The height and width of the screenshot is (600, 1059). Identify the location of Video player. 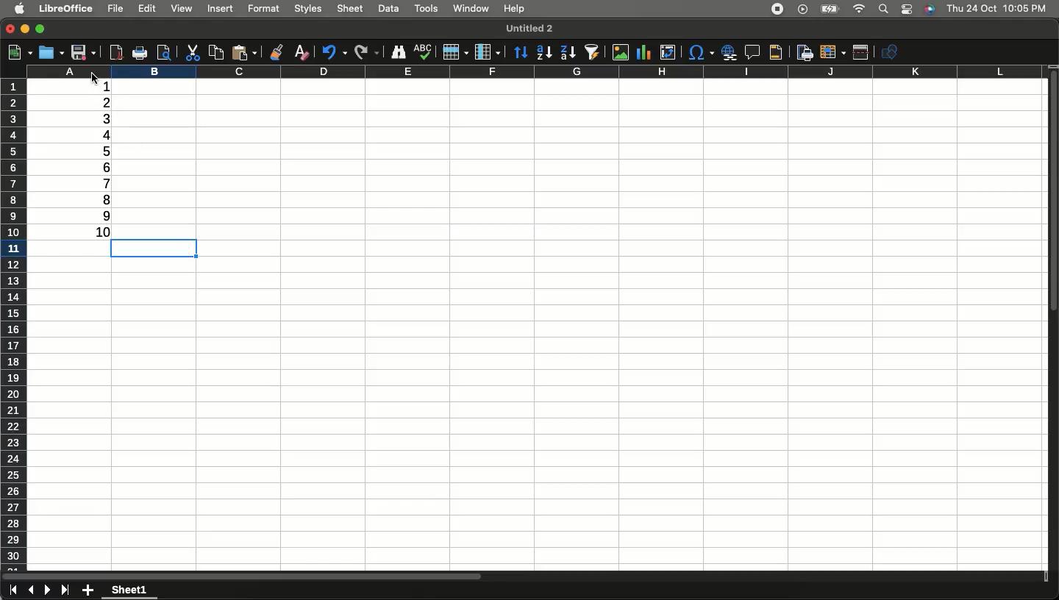
(801, 9).